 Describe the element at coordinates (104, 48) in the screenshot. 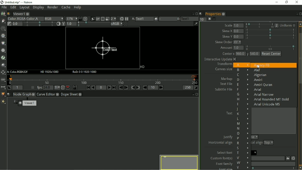

I see `Enter text` at that location.